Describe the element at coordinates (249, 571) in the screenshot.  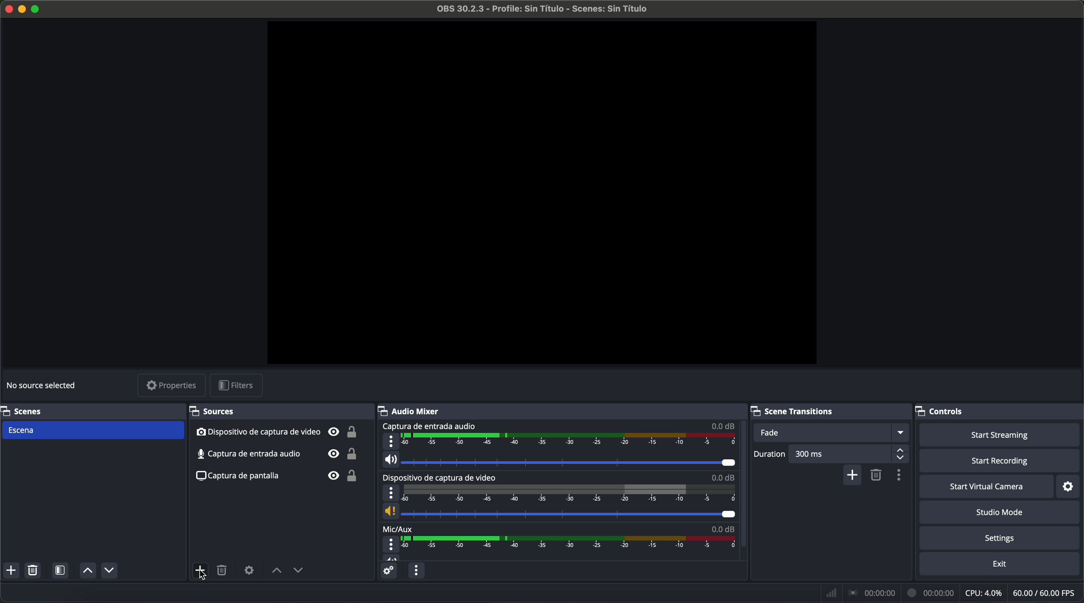
I see `open source properties` at that location.